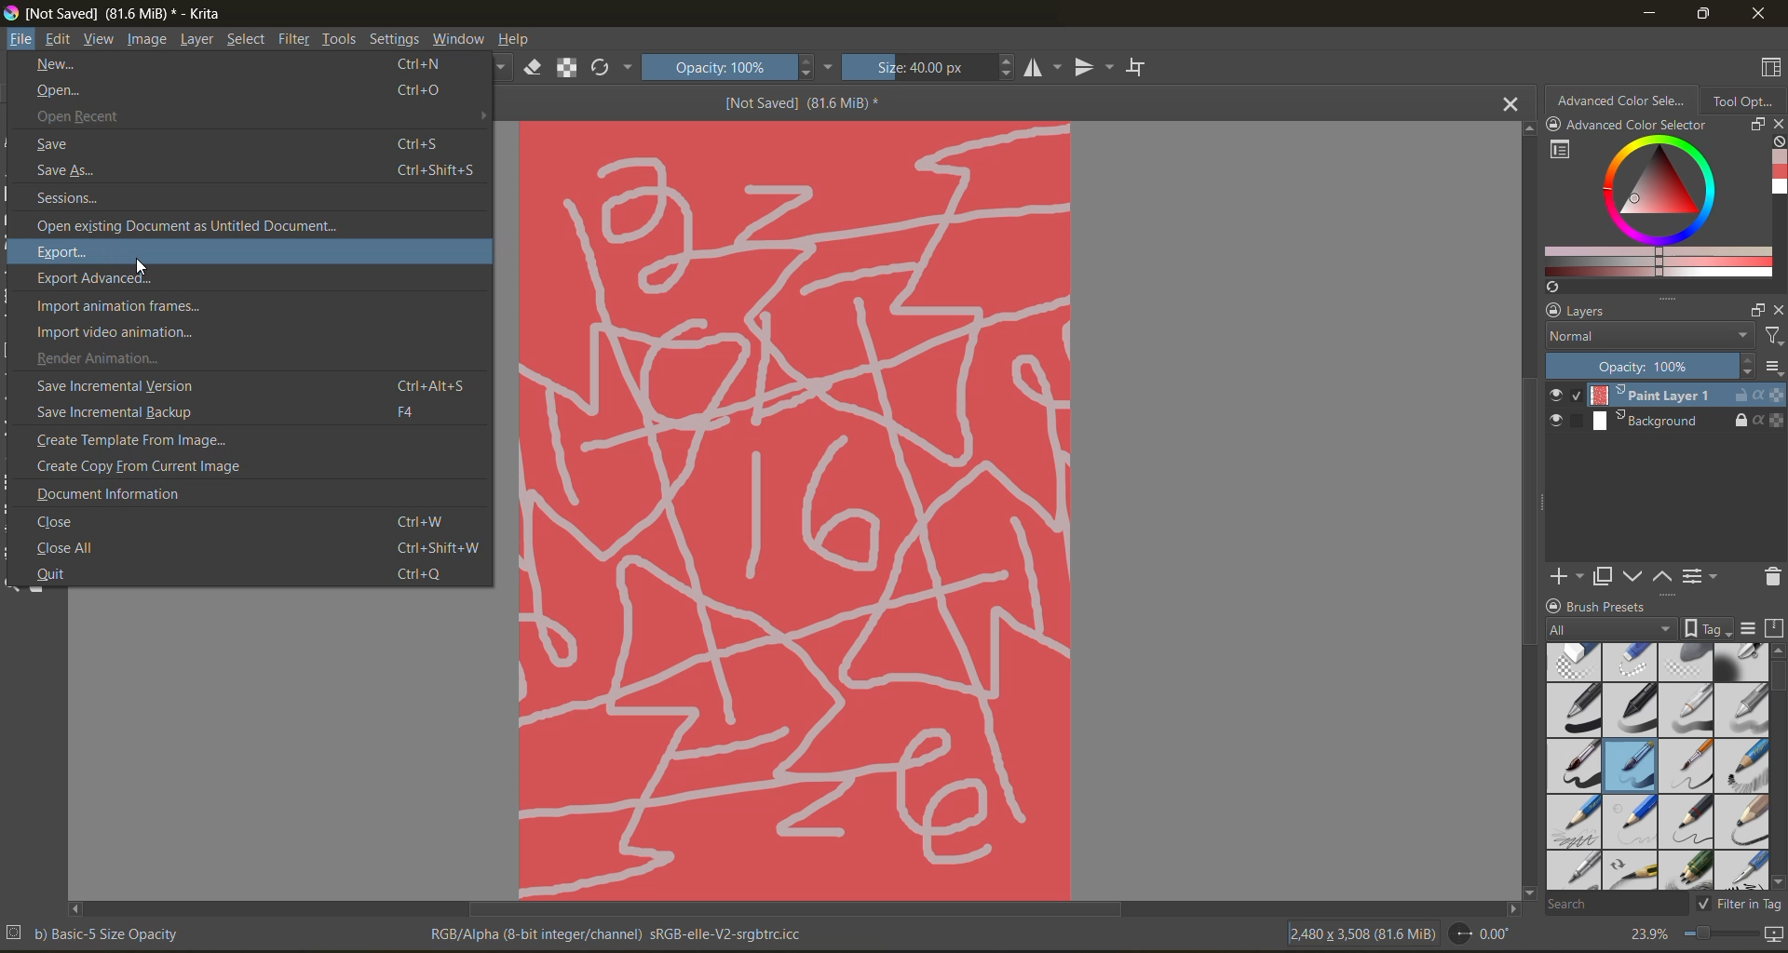 The width and height of the screenshot is (1788, 953). What do you see at coordinates (59, 42) in the screenshot?
I see `edit` at bounding box center [59, 42].